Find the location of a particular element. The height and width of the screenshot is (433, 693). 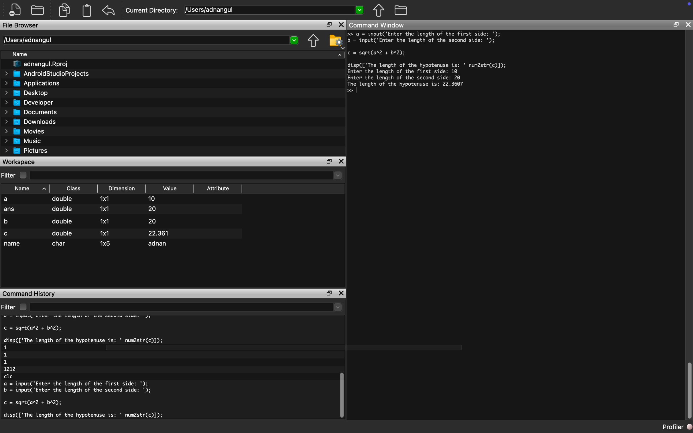

restore down is located at coordinates (676, 26).